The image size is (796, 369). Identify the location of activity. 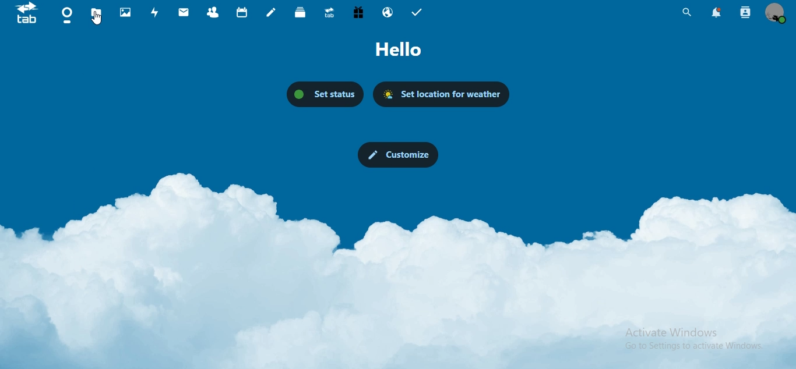
(154, 11).